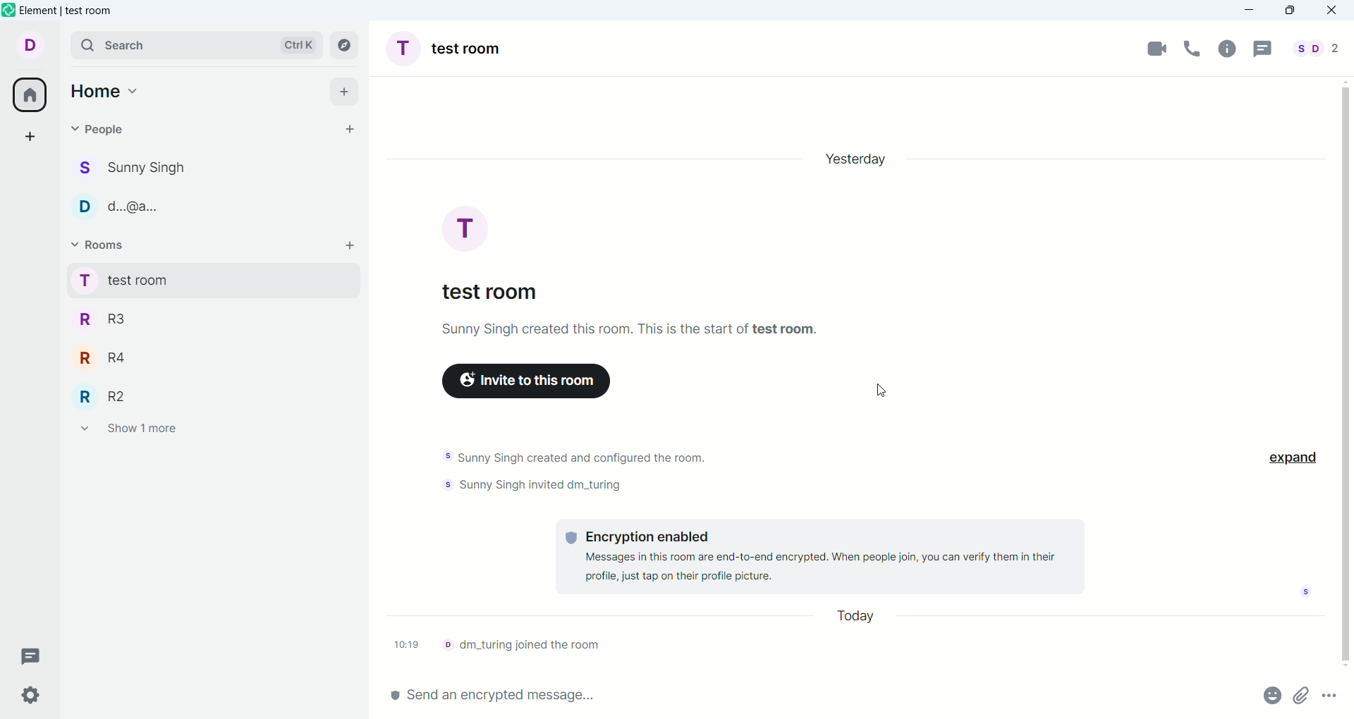  What do you see at coordinates (106, 92) in the screenshot?
I see `home` at bounding box center [106, 92].